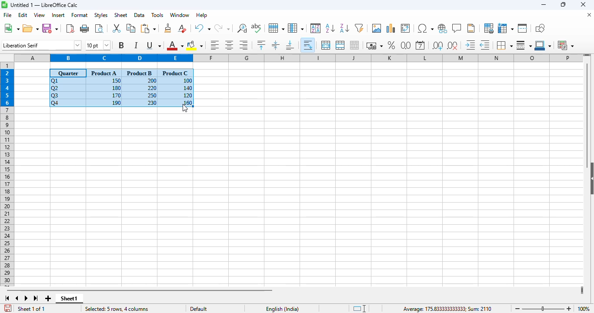 This screenshot has height=313, width=594. What do you see at coordinates (489, 28) in the screenshot?
I see `define print area` at bounding box center [489, 28].